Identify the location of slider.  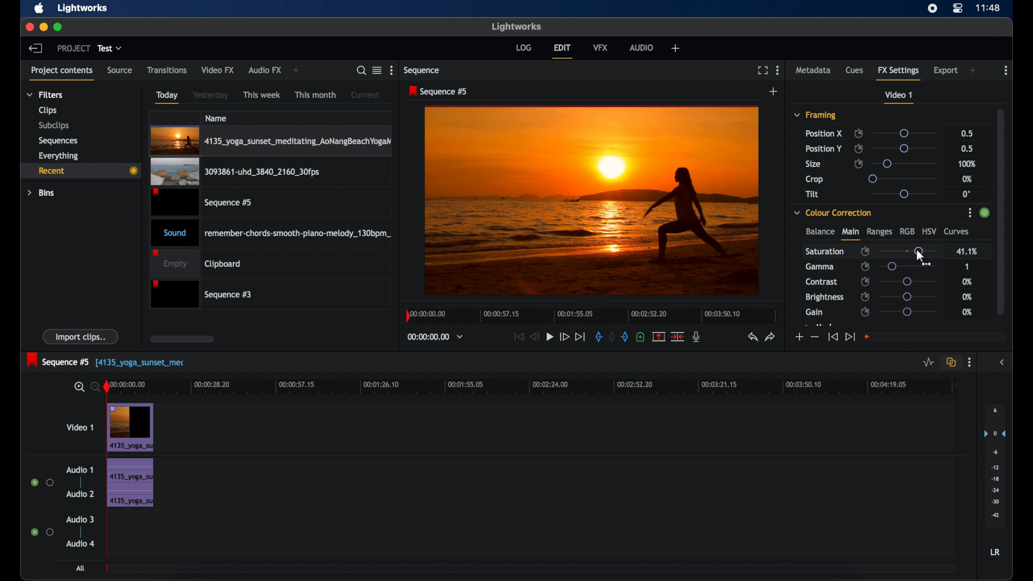
(903, 178).